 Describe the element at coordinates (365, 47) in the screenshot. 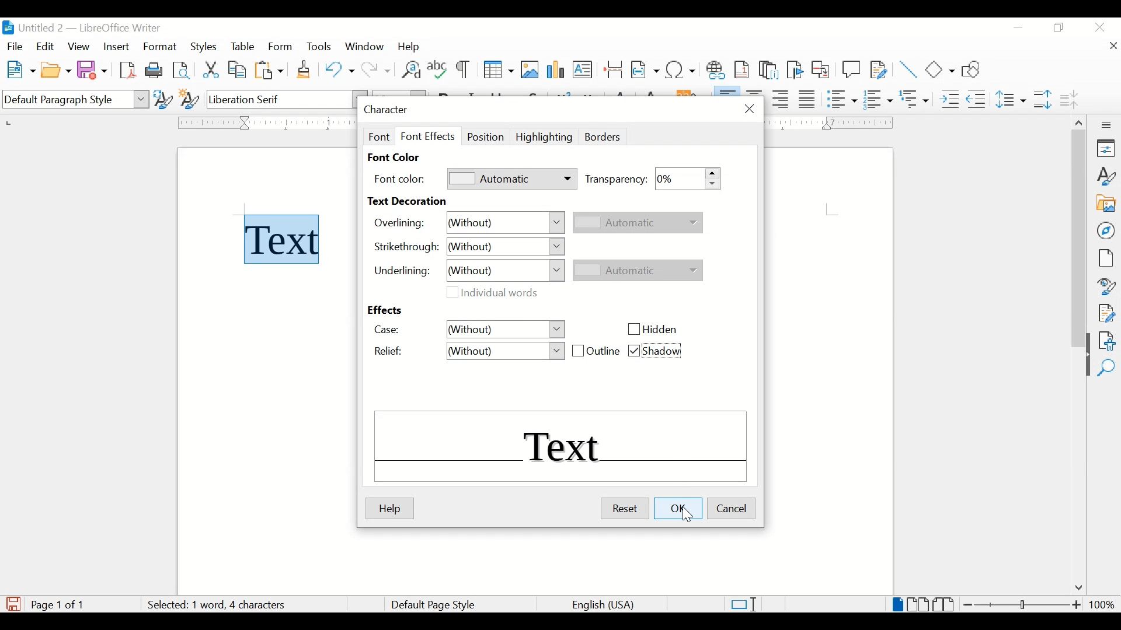

I see `window` at that location.